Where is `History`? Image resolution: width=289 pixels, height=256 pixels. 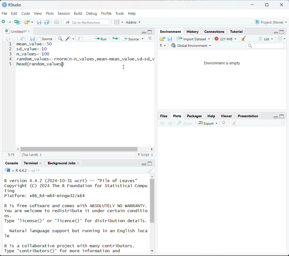
History is located at coordinates (193, 32).